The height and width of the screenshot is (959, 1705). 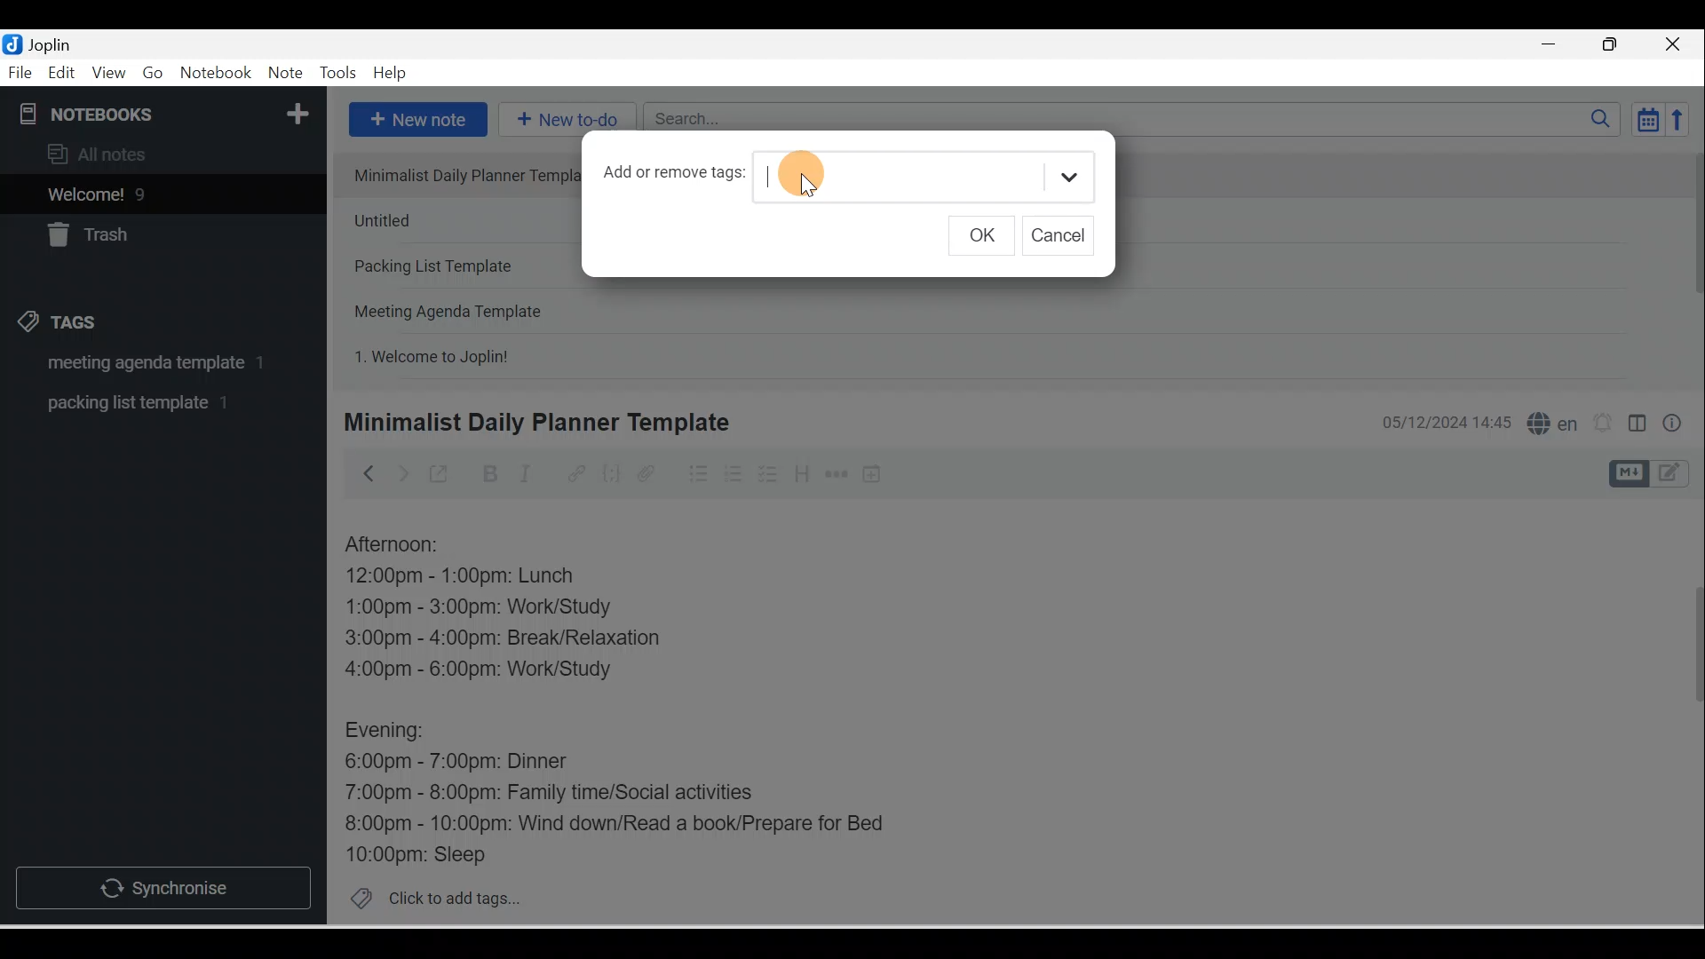 What do you see at coordinates (456, 267) in the screenshot?
I see `Note 3` at bounding box center [456, 267].